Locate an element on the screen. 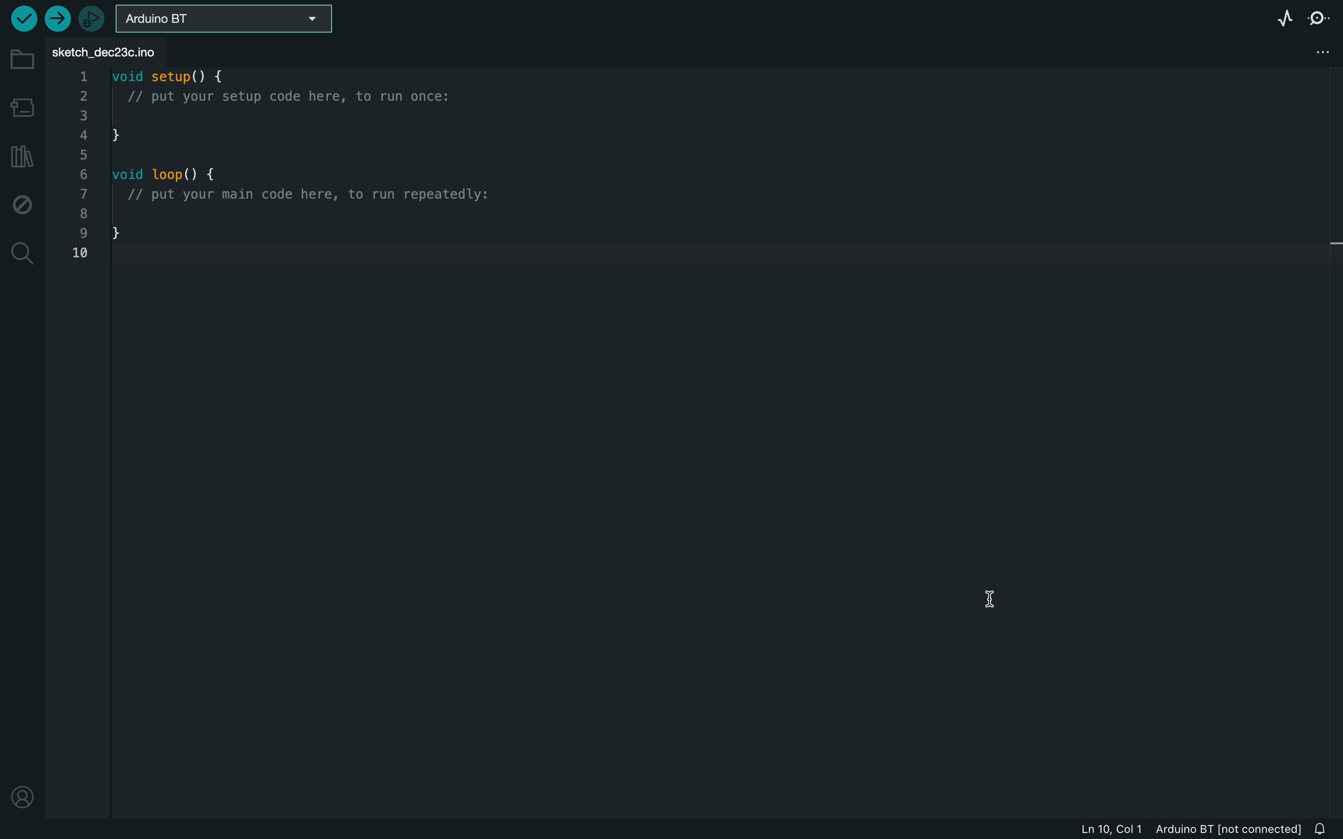 This screenshot has height=839, width=1343. file setting is located at coordinates (1318, 49).